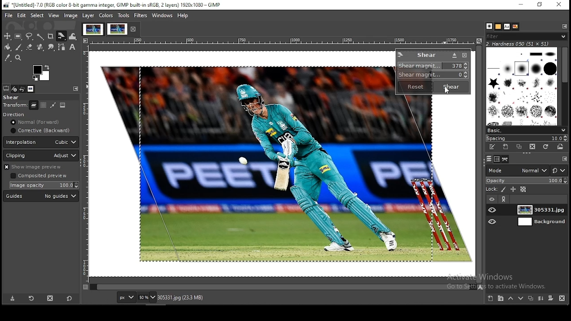  What do you see at coordinates (454, 55) in the screenshot?
I see `` at bounding box center [454, 55].